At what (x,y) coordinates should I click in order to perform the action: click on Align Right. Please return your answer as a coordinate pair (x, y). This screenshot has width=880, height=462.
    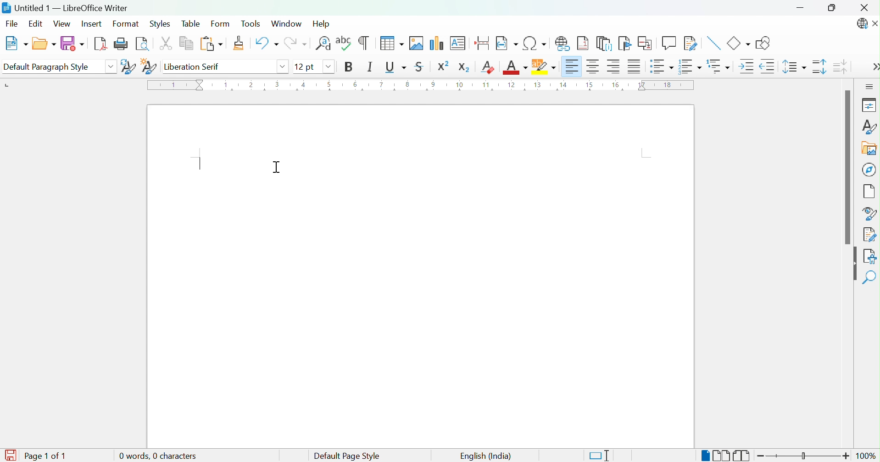
    Looking at the image, I should click on (614, 67).